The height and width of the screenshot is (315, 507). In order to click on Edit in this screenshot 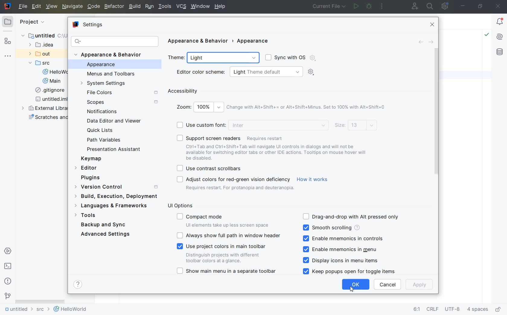, I will do `click(36, 7)`.